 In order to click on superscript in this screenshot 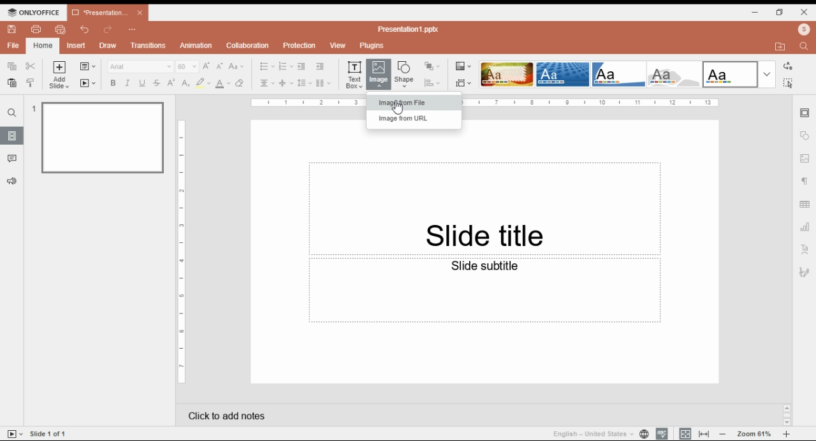, I will do `click(171, 82)`.